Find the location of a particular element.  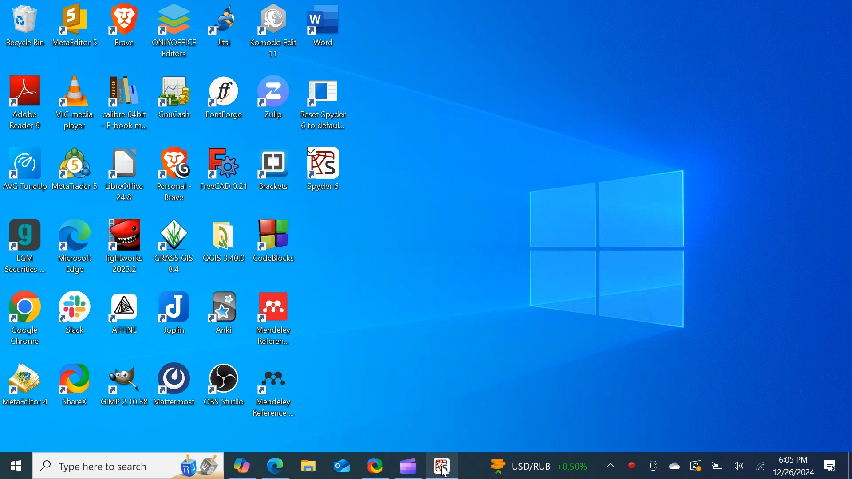

VLC Media Desktop Icon is located at coordinates (75, 104).